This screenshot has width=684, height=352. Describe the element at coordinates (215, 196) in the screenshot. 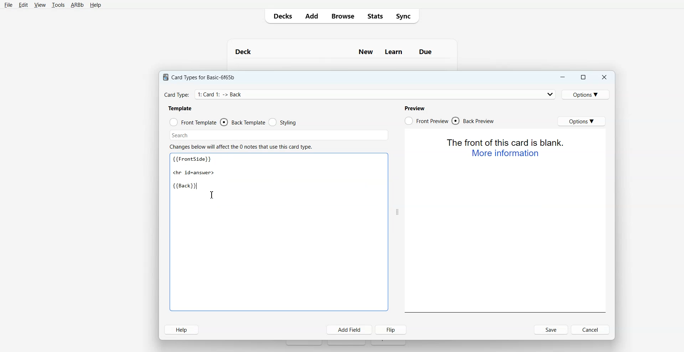

I see `Text Cursor` at that location.